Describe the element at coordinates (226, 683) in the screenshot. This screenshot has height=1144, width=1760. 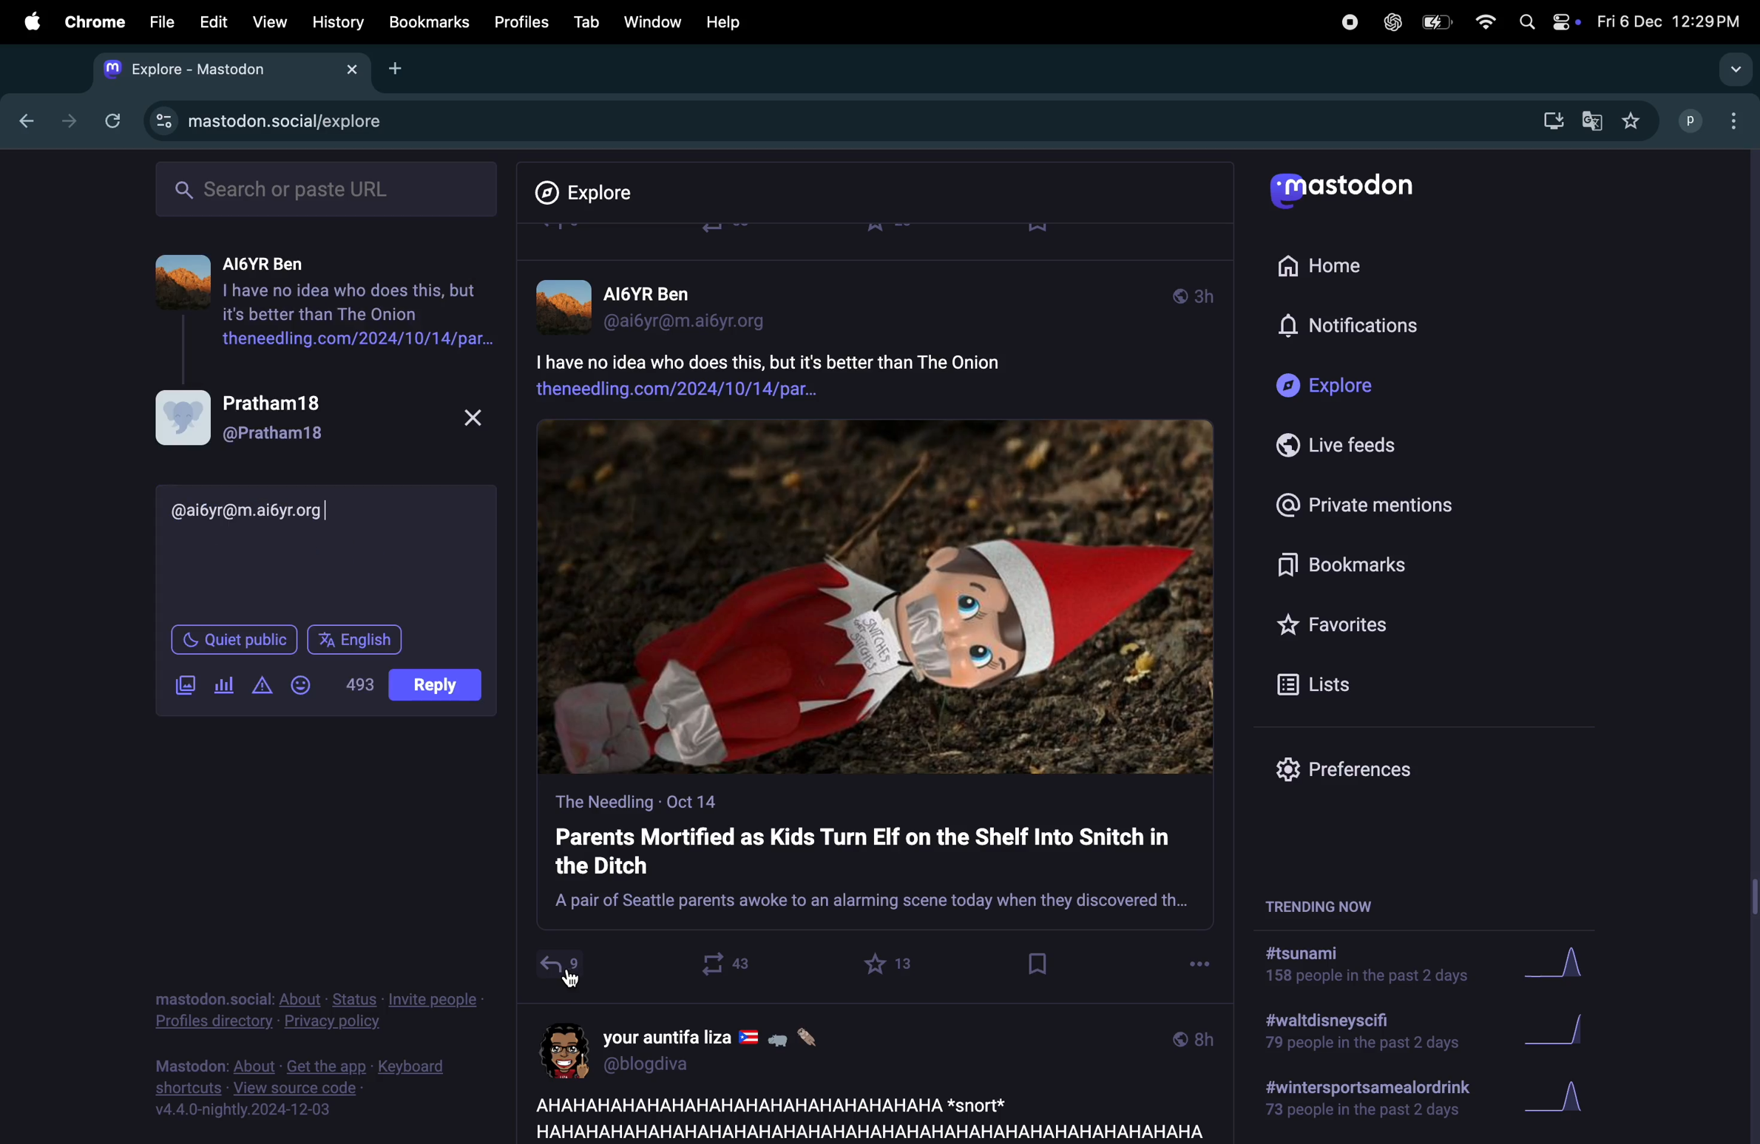
I see `poll` at that location.